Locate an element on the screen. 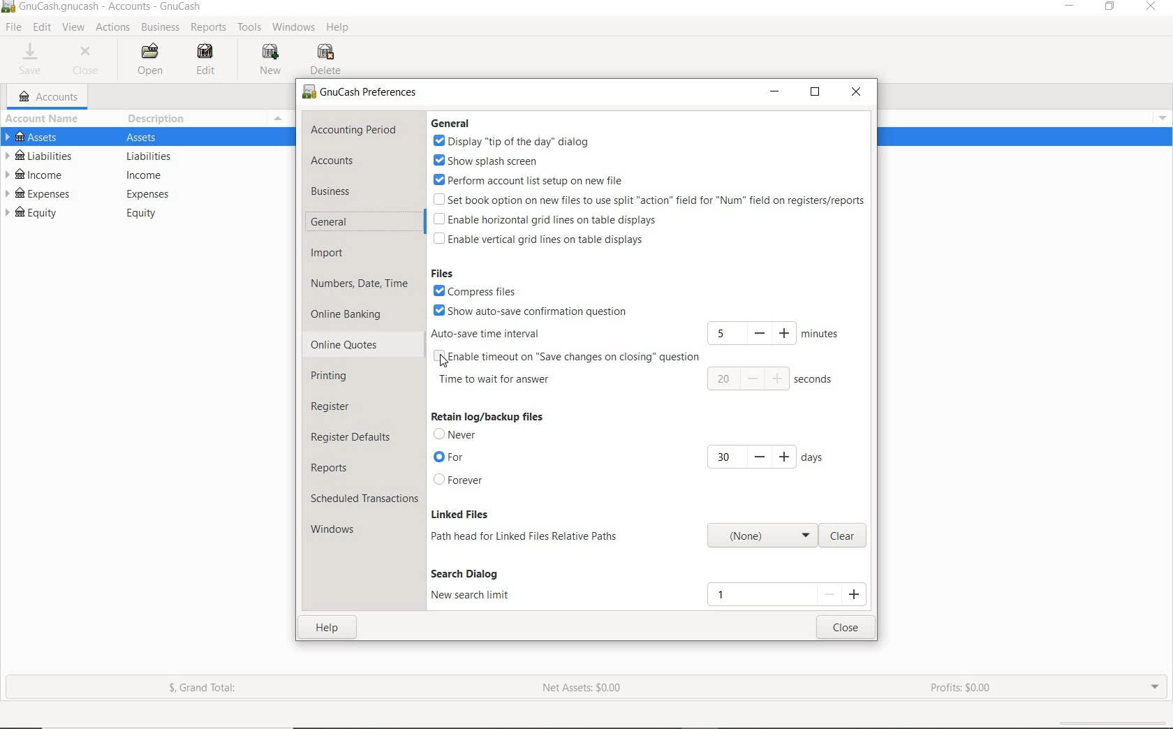 The image size is (1173, 729). ONLINE BANKING is located at coordinates (351, 314).